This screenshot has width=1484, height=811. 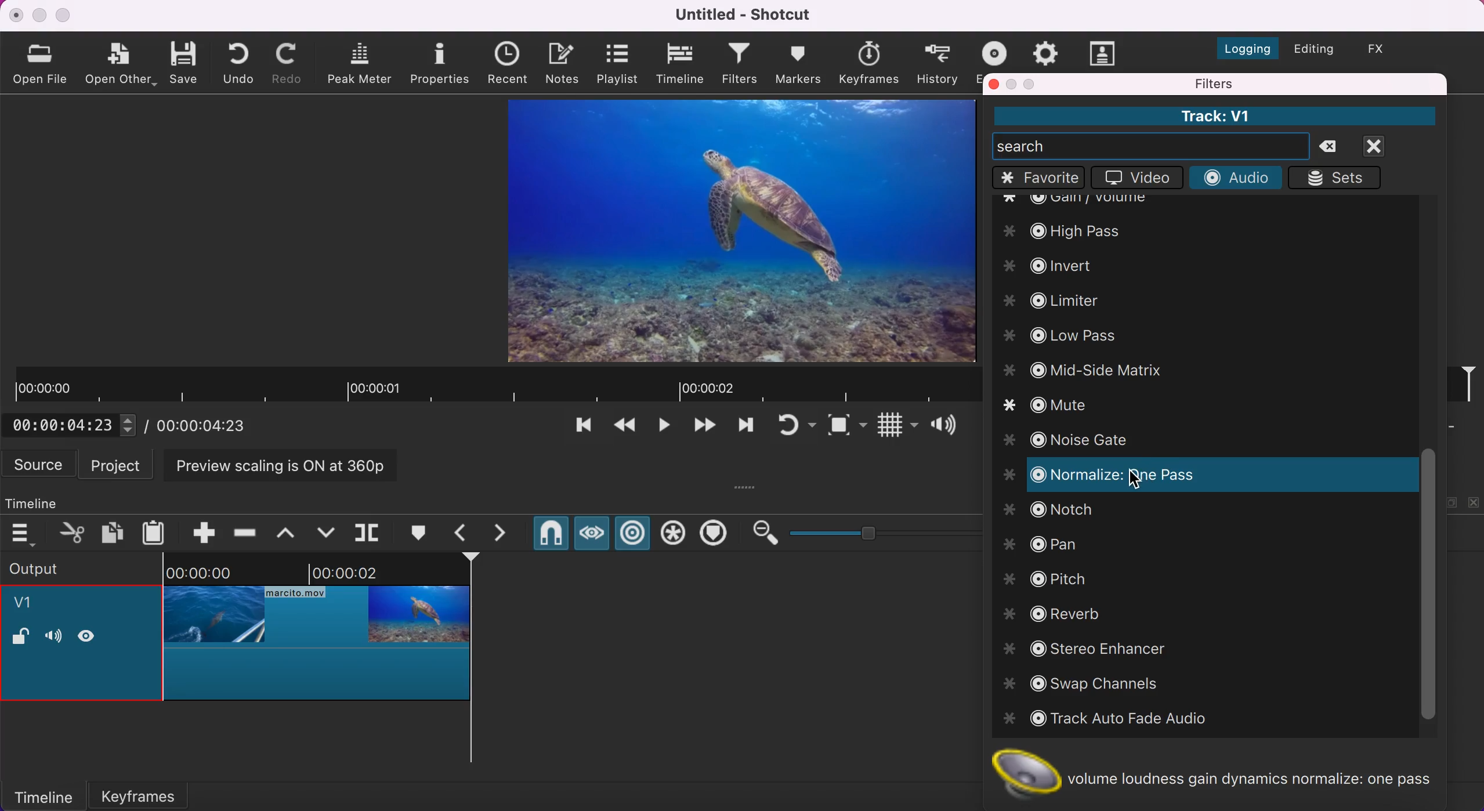 I want to click on project, so click(x=119, y=464).